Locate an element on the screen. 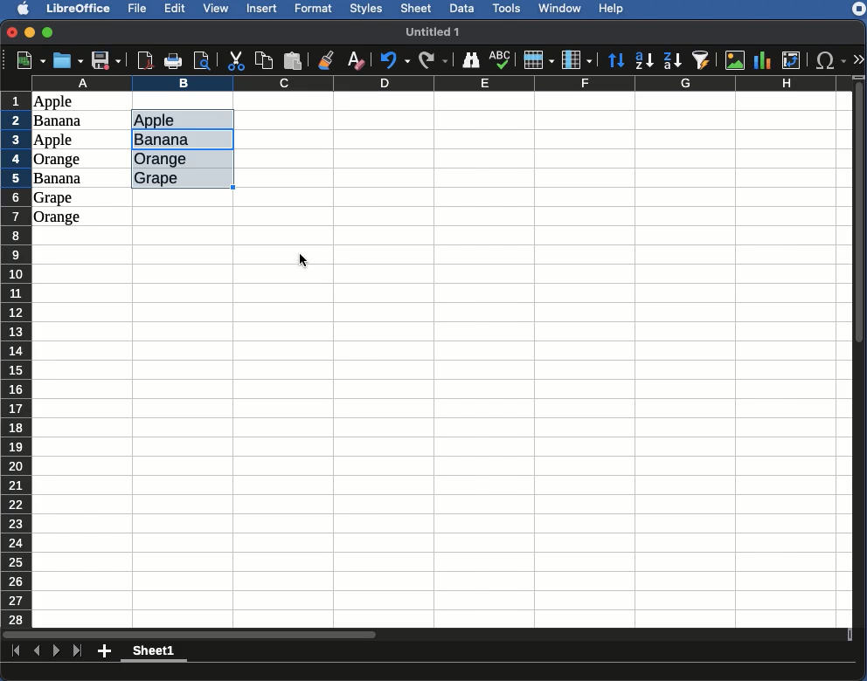 Image resolution: width=867 pixels, height=681 pixels. Sheet is located at coordinates (417, 9).